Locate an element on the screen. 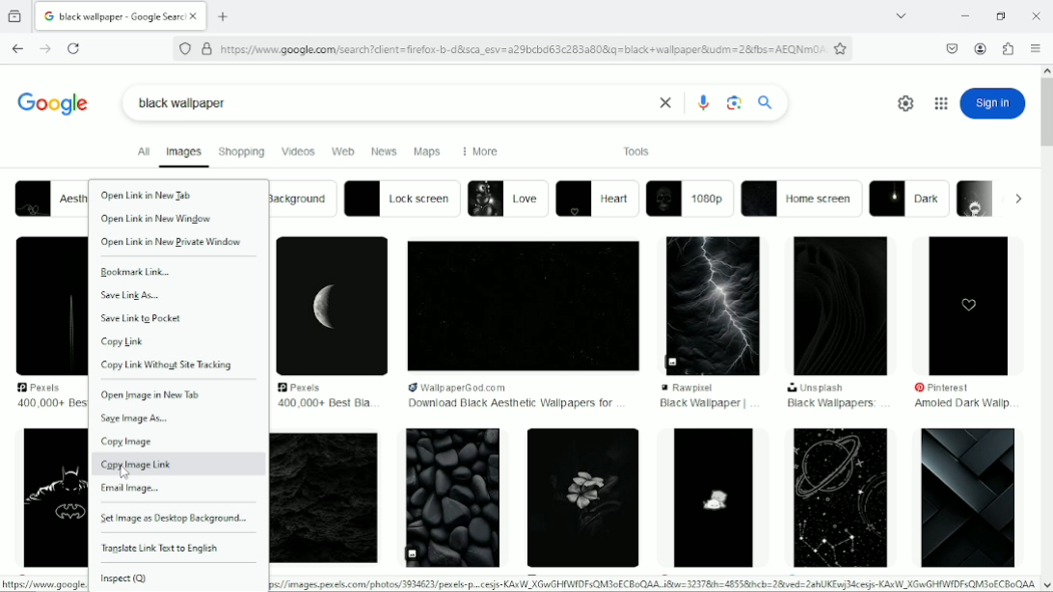  all is located at coordinates (141, 151).